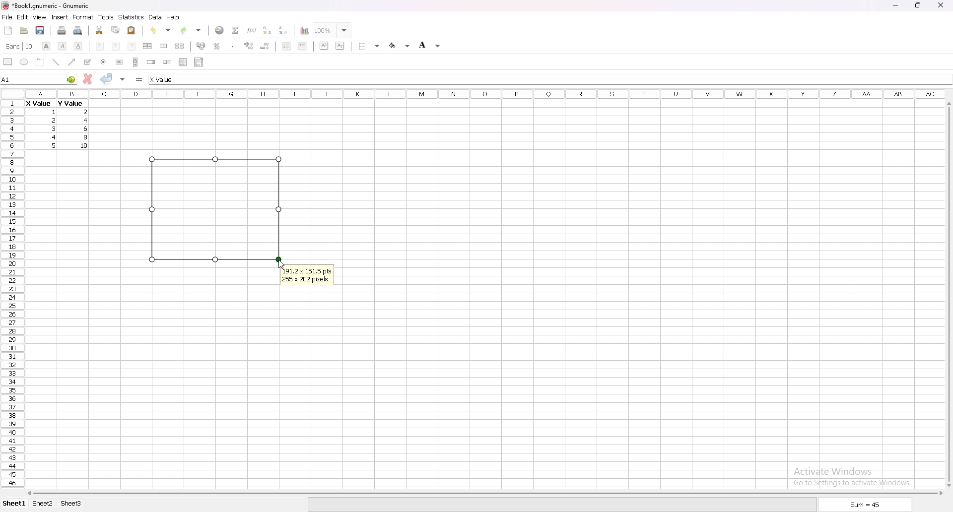 The height and width of the screenshot is (512, 953). Describe the element at coordinates (46, 5) in the screenshot. I see `file name` at that location.